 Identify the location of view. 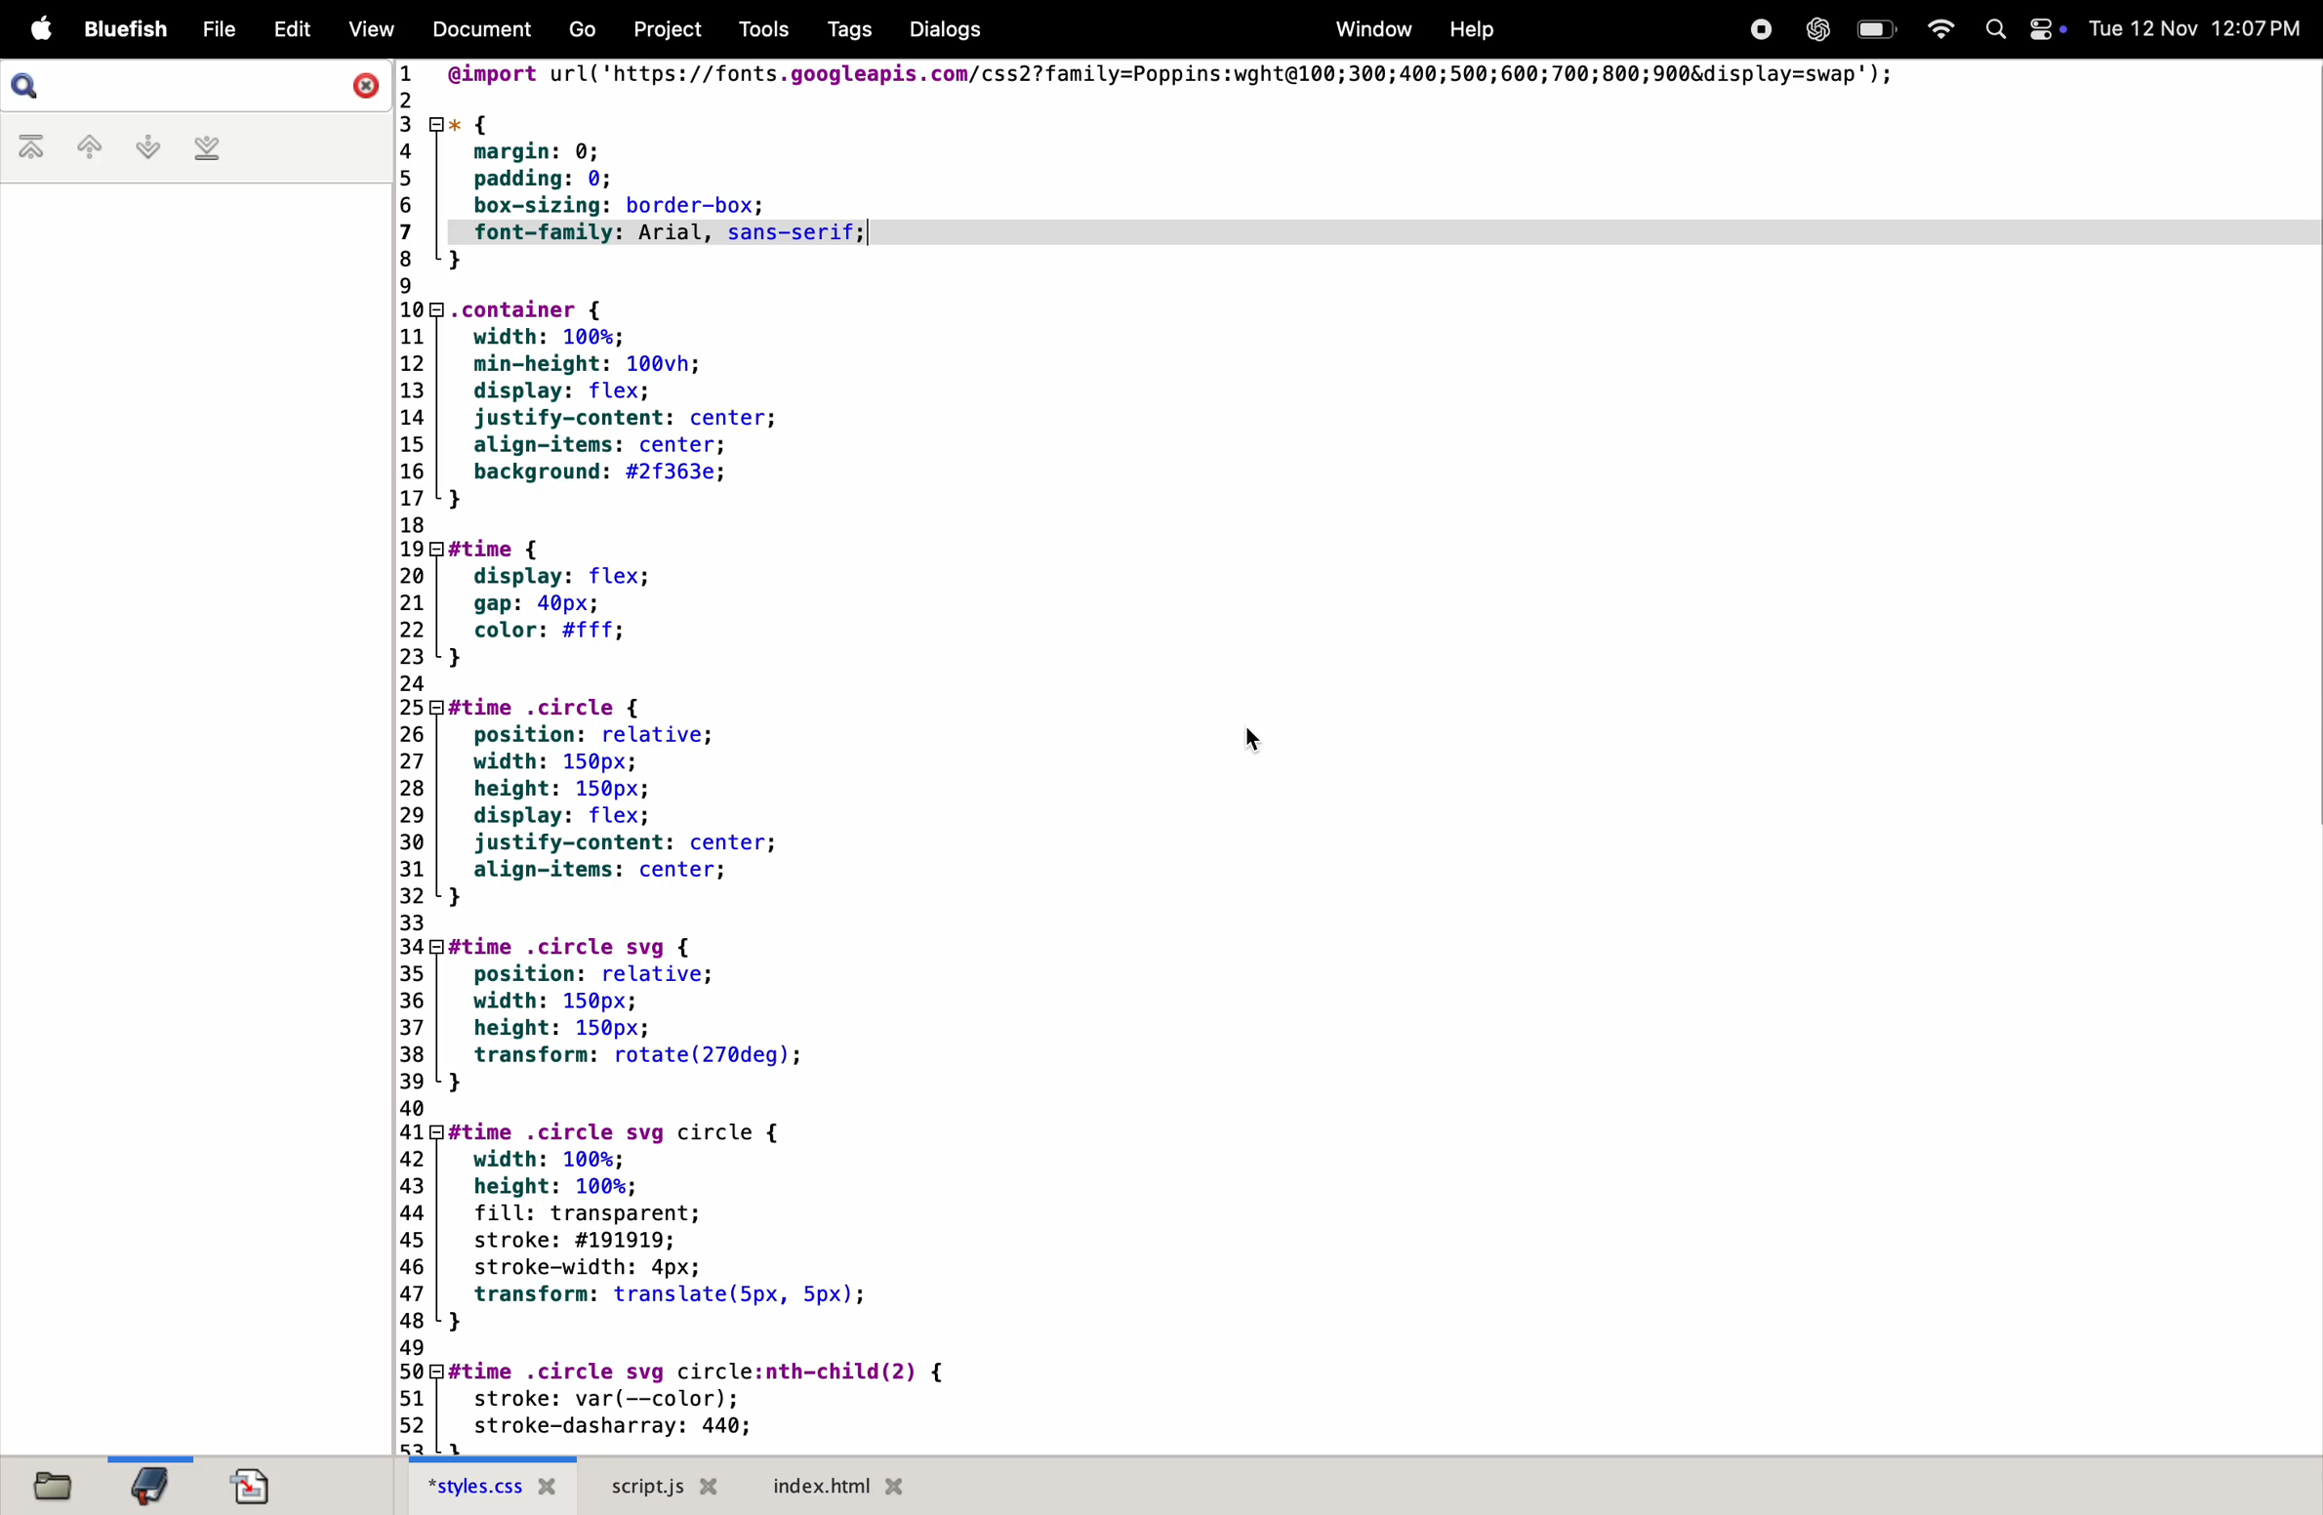
(369, 30).